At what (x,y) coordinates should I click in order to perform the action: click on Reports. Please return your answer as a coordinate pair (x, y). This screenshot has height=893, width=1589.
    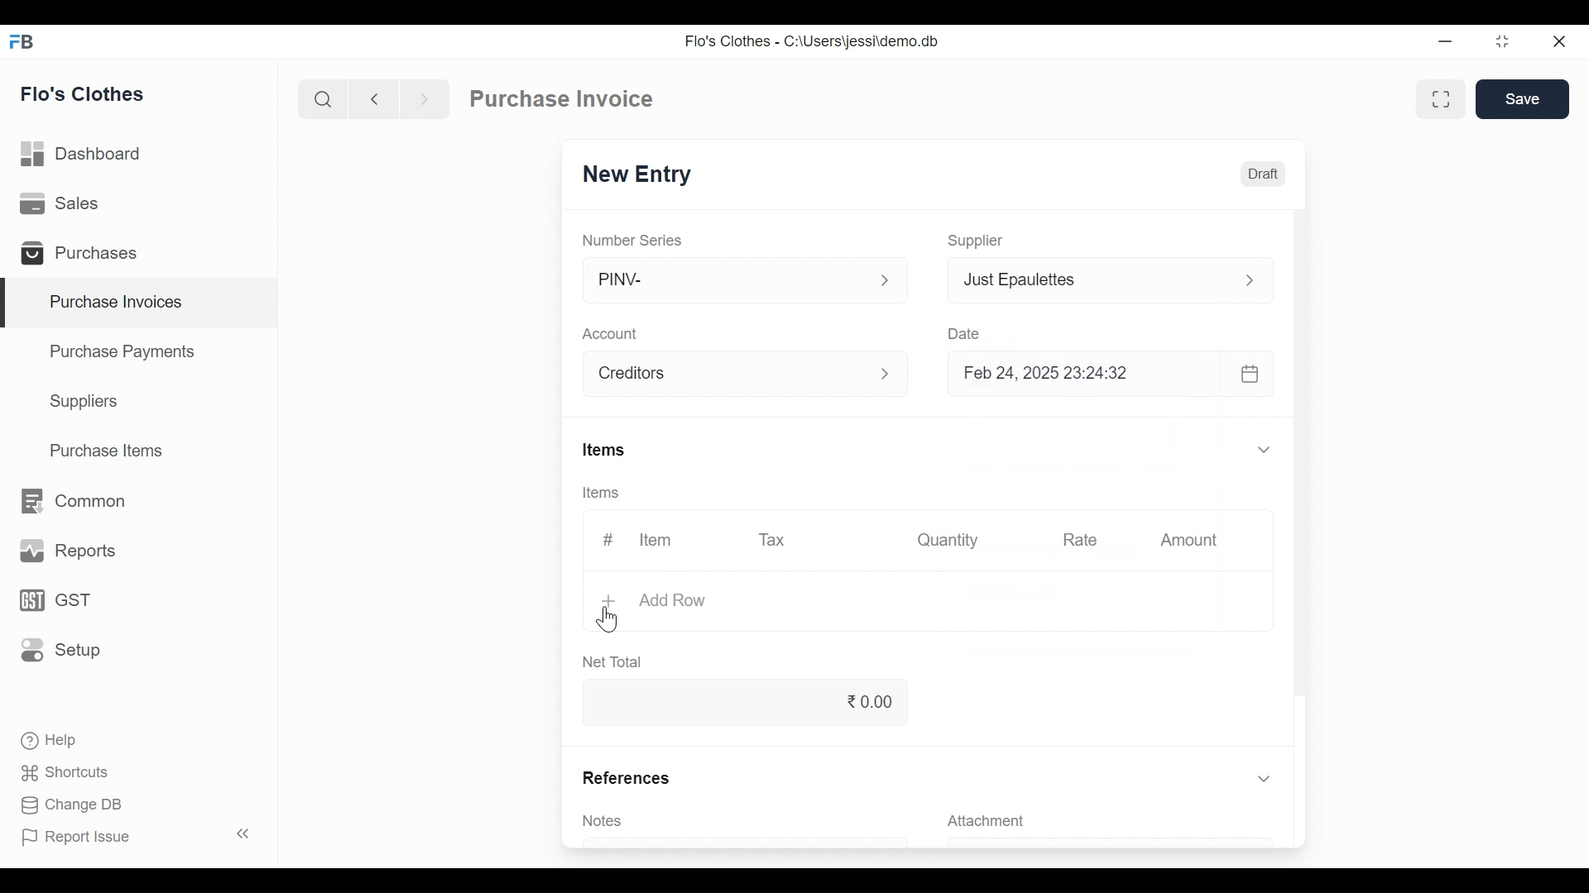
    Looking at the image, I should click on (65, 549).